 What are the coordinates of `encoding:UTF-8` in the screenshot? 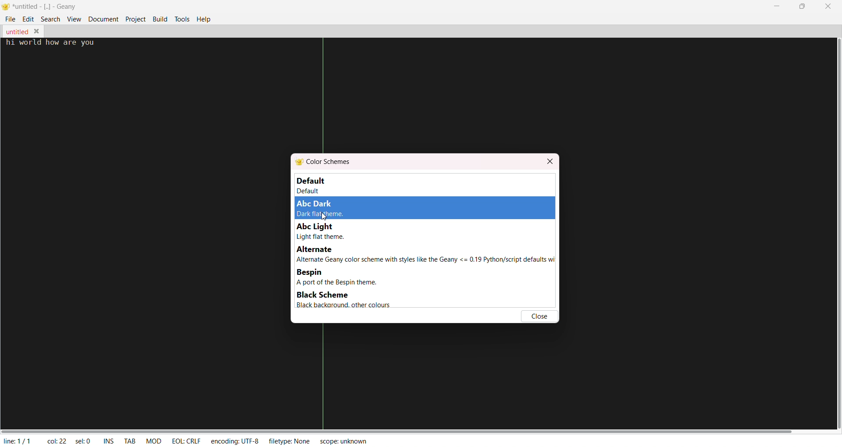 It's located at (237, 440).